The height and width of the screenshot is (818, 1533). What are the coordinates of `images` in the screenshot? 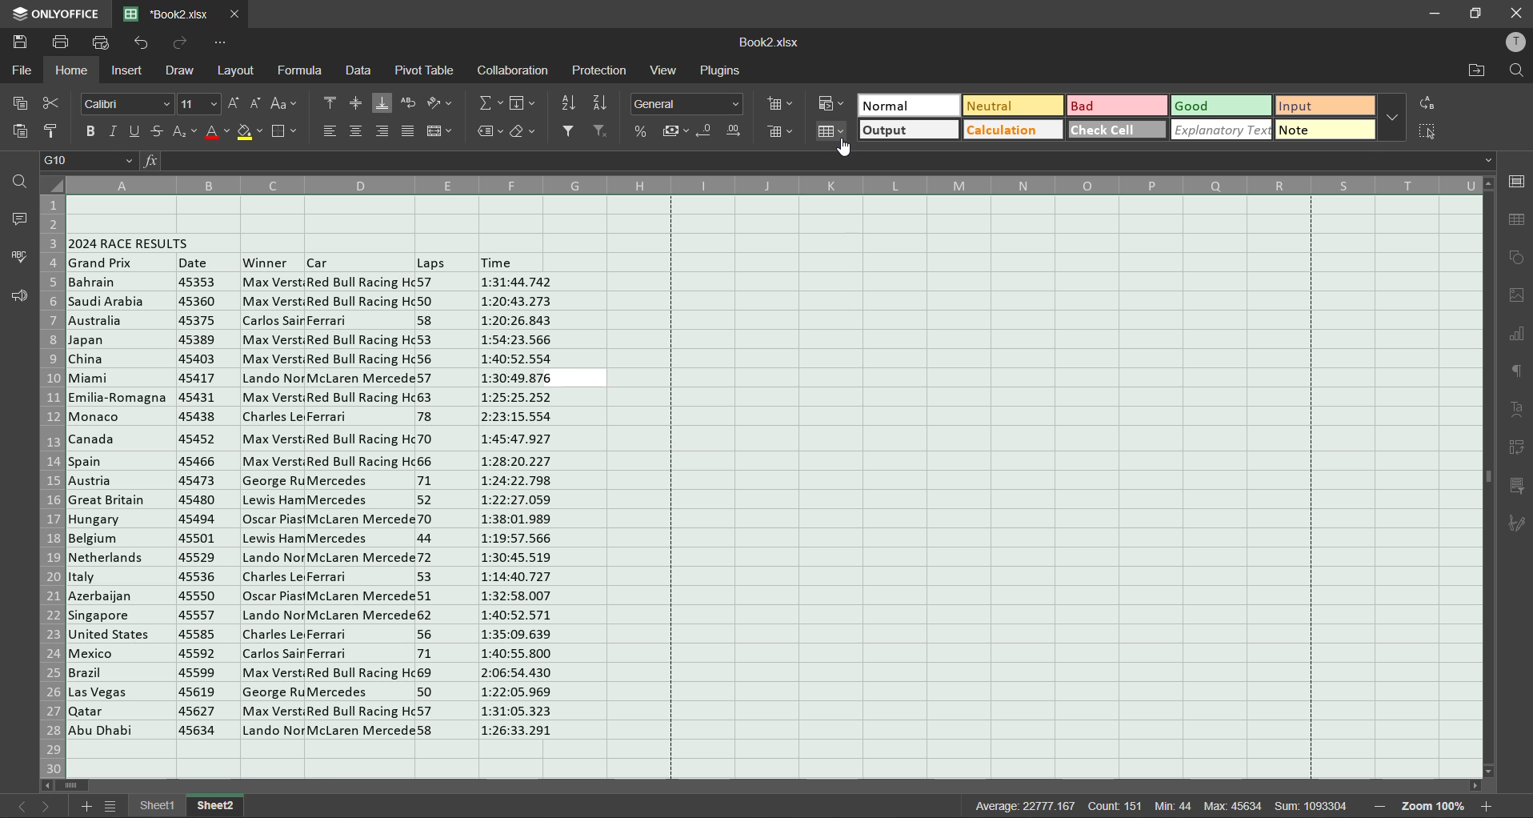 It's located at (1517, 297).